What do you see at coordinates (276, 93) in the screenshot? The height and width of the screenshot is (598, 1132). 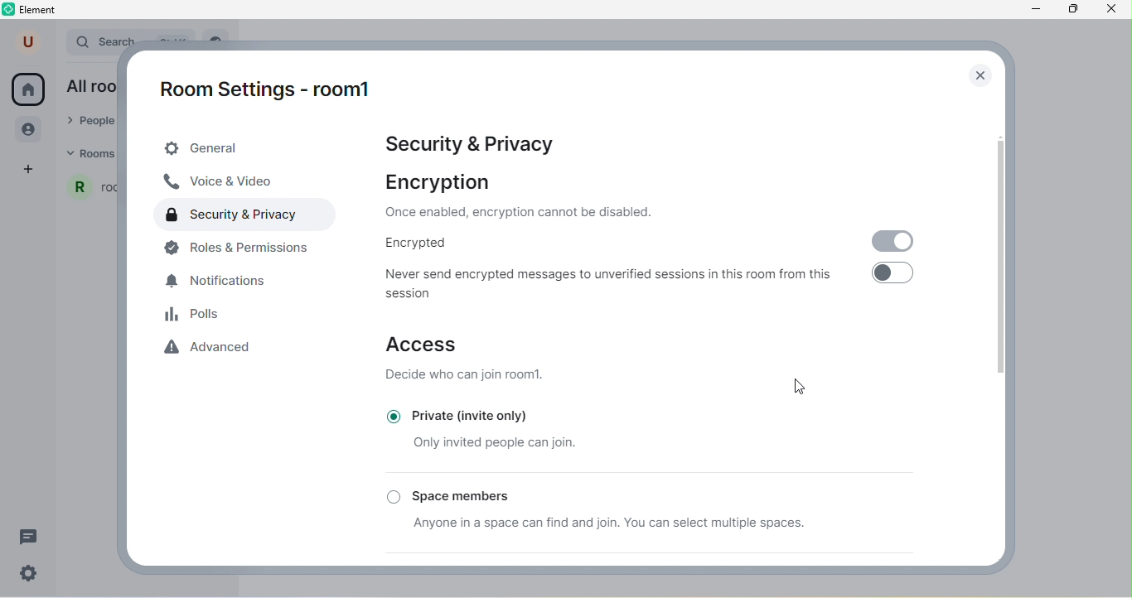 I see `room1 settings` at bounding box center [276, 93].